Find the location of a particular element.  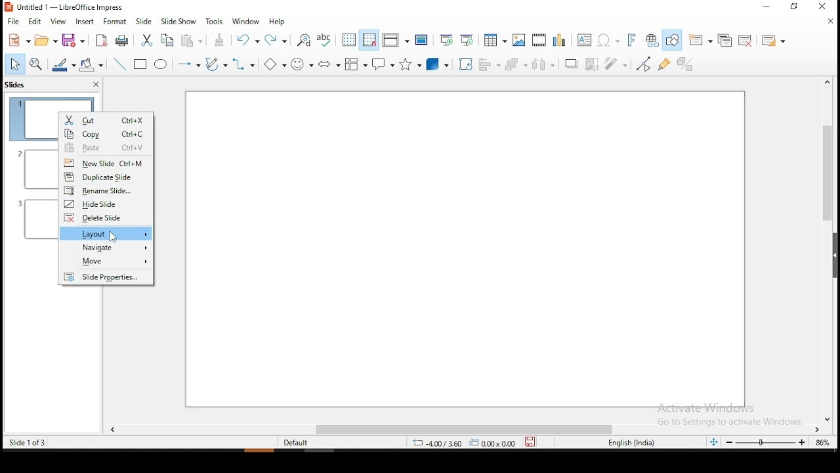

navigate is located at coordinates (108, 248).